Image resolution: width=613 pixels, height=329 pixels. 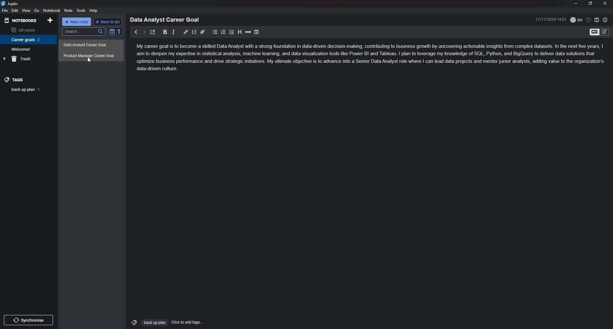 What do you see at coordinates (589, 20) in the screenshot?
I see `set alarm` at bounding box center [589, 20].